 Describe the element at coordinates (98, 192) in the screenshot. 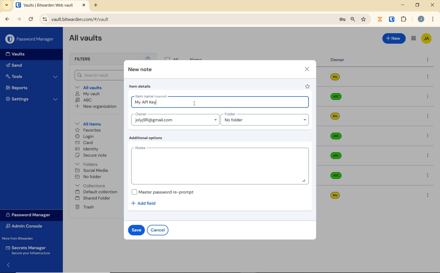

I see `Default collection` at that location.